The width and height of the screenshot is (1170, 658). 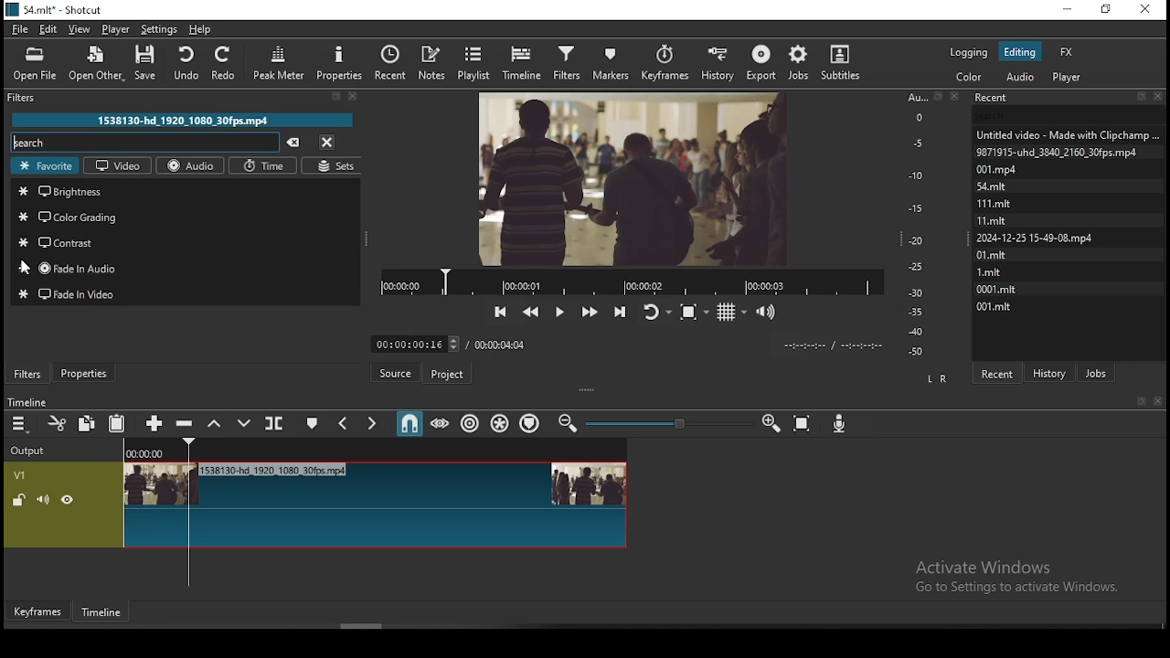 What do you see at coordinates (326, 142) in the screenshot?
I see `close menu` at bounding box center [326, 142].